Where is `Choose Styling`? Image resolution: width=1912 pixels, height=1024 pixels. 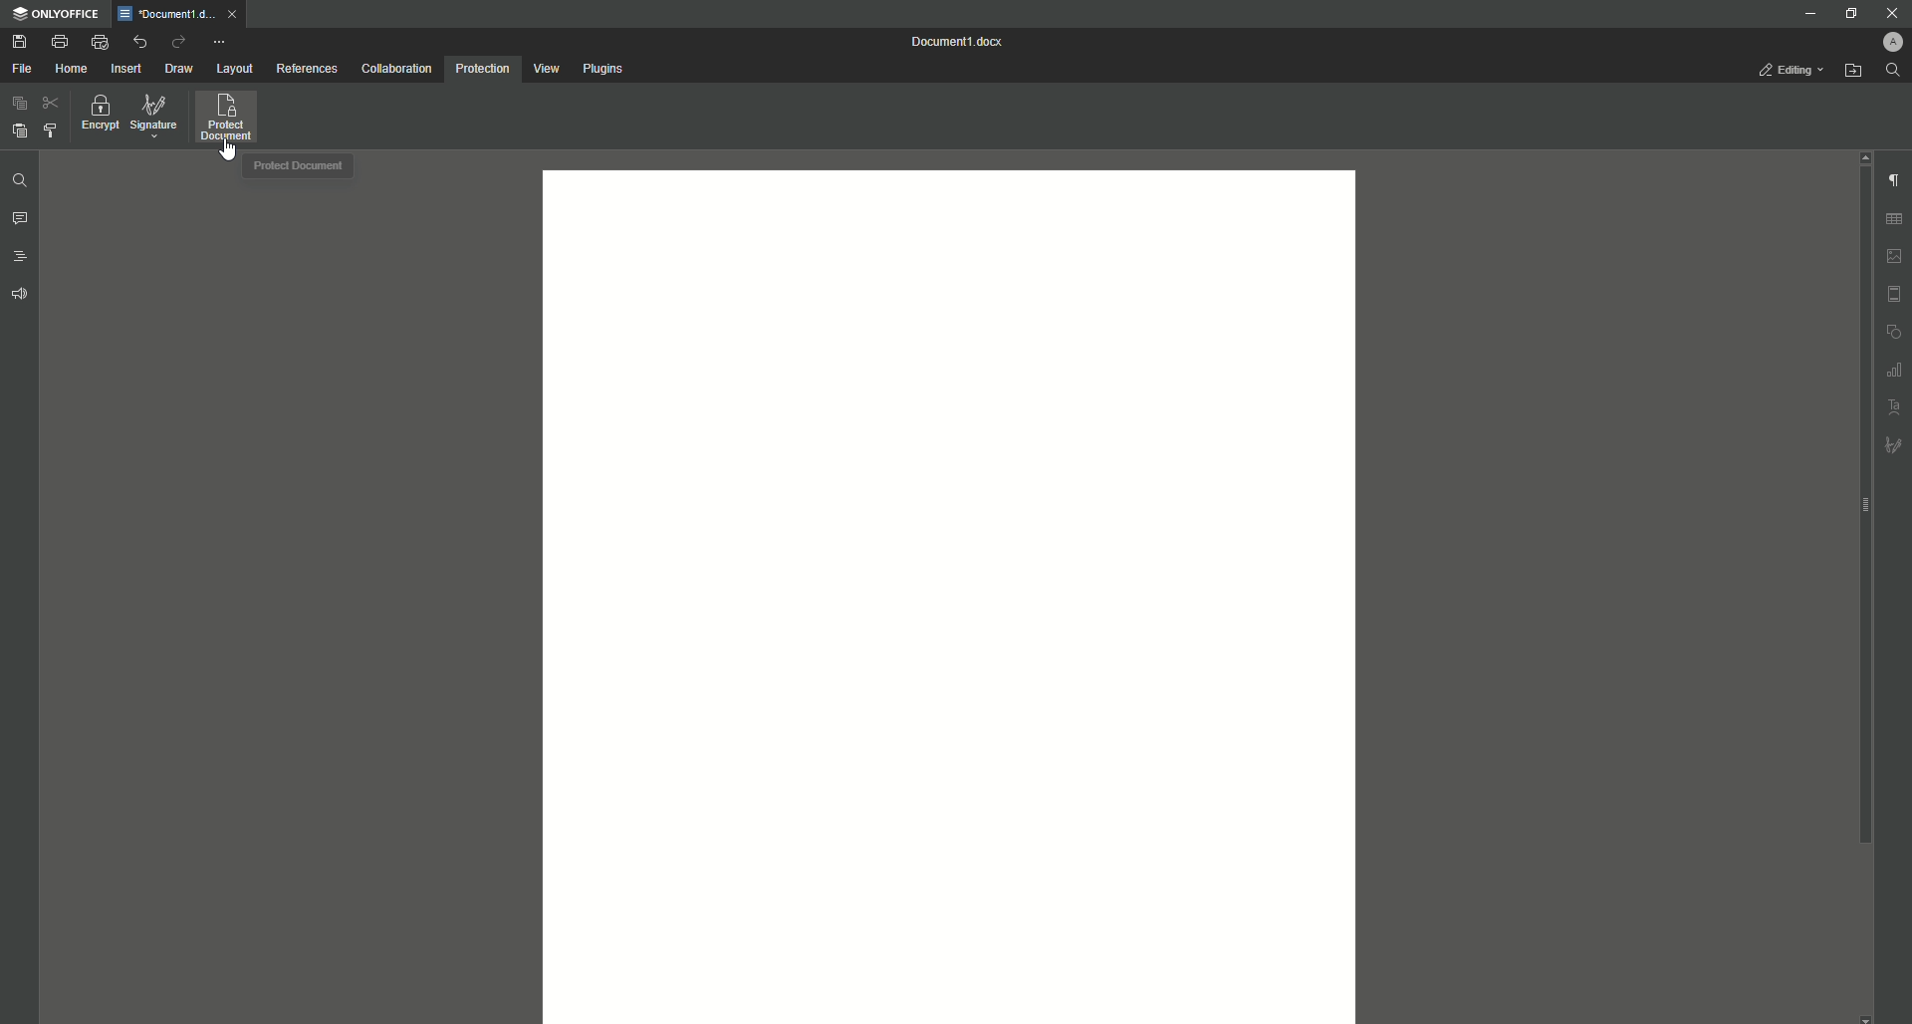 Choose Styling is located at coordinates (51, 129).